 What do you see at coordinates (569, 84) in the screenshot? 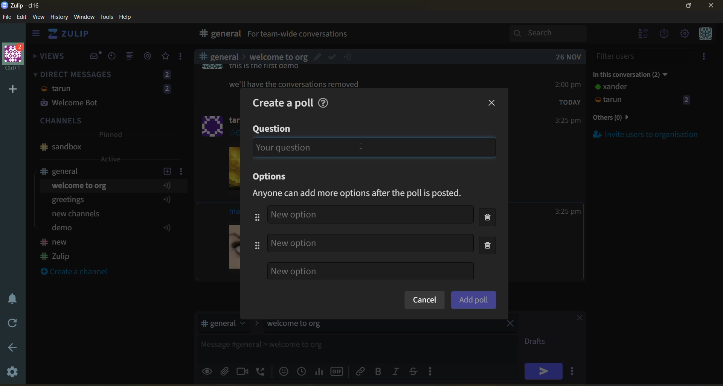
I see `2:00 pm` at bounding box center [569, 84].